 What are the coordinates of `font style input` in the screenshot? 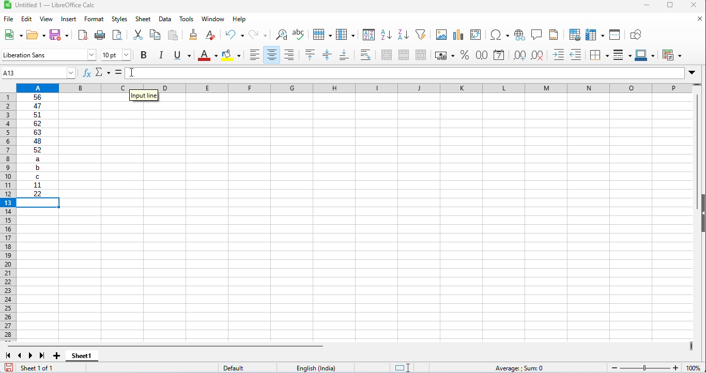 It's located at (43, 55).